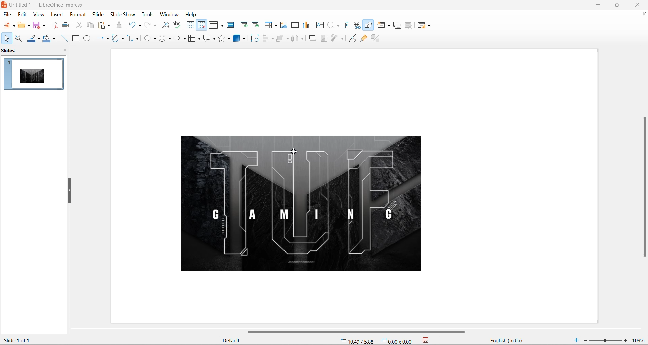  I want to click on line color, so click(31, 39).